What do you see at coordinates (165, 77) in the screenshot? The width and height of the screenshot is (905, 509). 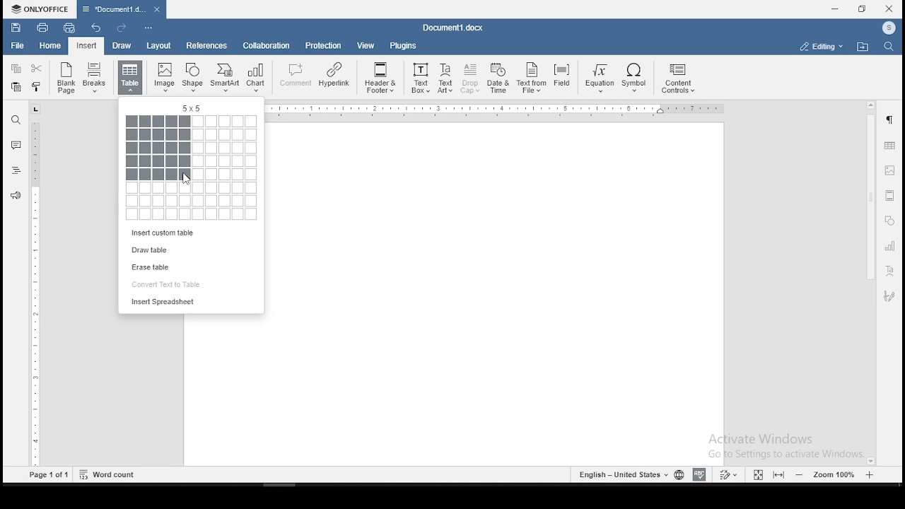 I see `Image` at bounding box center [165, 77].